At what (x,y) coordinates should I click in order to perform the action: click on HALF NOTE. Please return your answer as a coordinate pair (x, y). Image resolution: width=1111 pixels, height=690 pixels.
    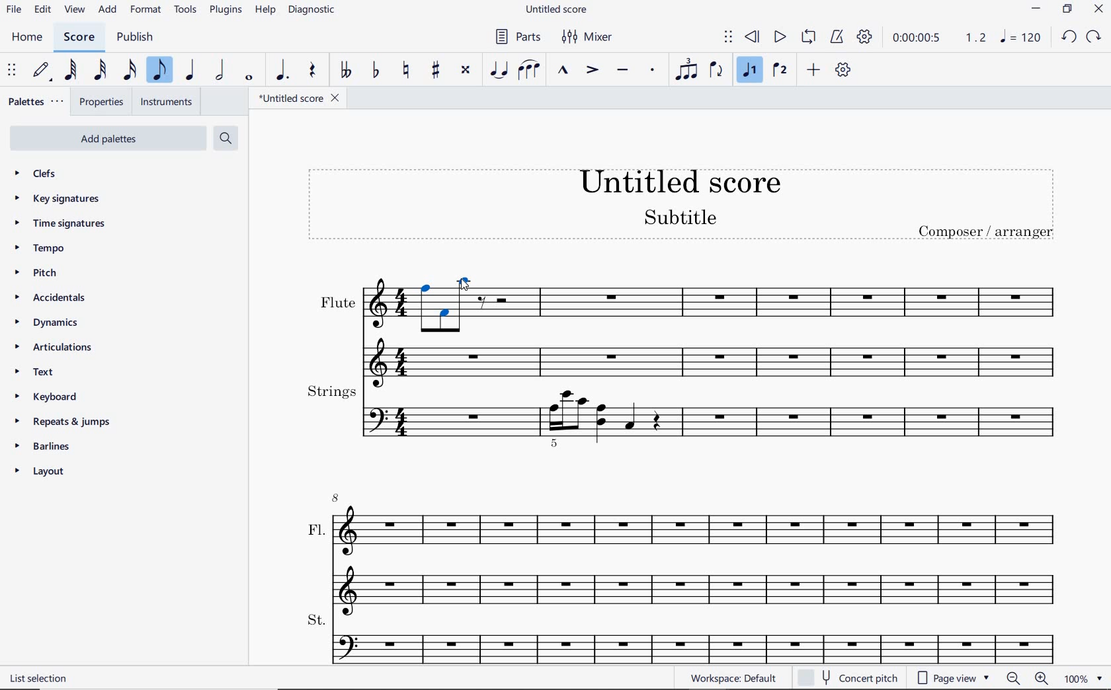
    Looking at the image, I should click on (222, 71).